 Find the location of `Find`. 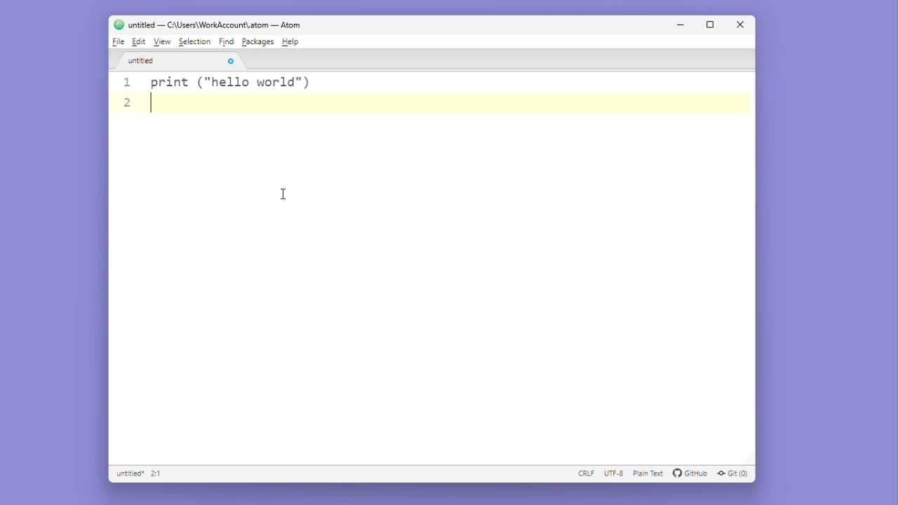

Find is located at coordinates (228, 42).